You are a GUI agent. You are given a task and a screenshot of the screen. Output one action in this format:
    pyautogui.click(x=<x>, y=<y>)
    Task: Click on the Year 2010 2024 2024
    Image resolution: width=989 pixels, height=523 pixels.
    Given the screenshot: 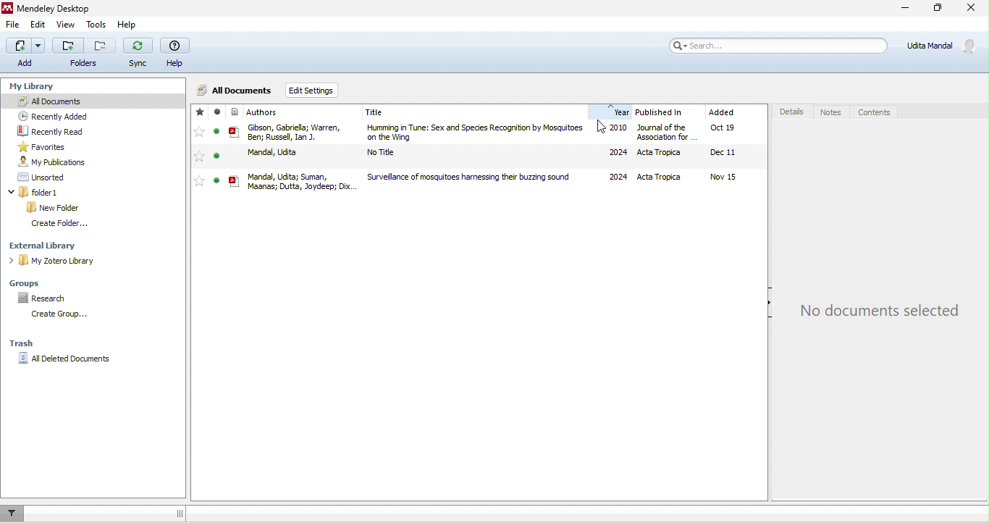 What is the action you would take?
    pyautogui.click(x=609, y=142)
    